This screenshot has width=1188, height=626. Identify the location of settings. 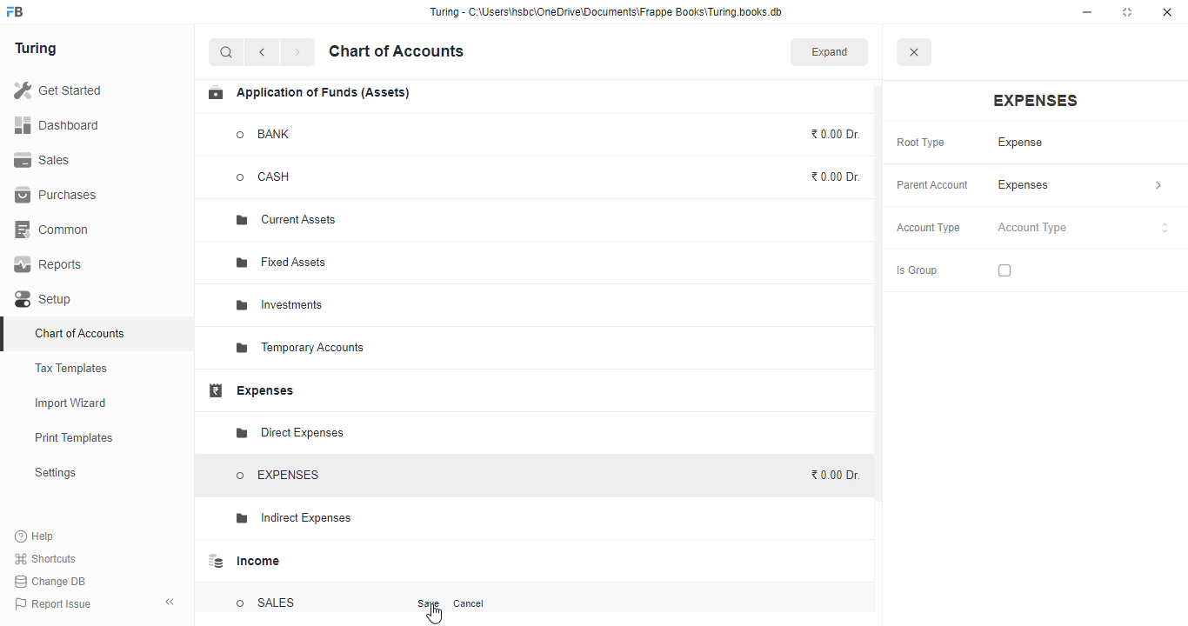
(55, 472).